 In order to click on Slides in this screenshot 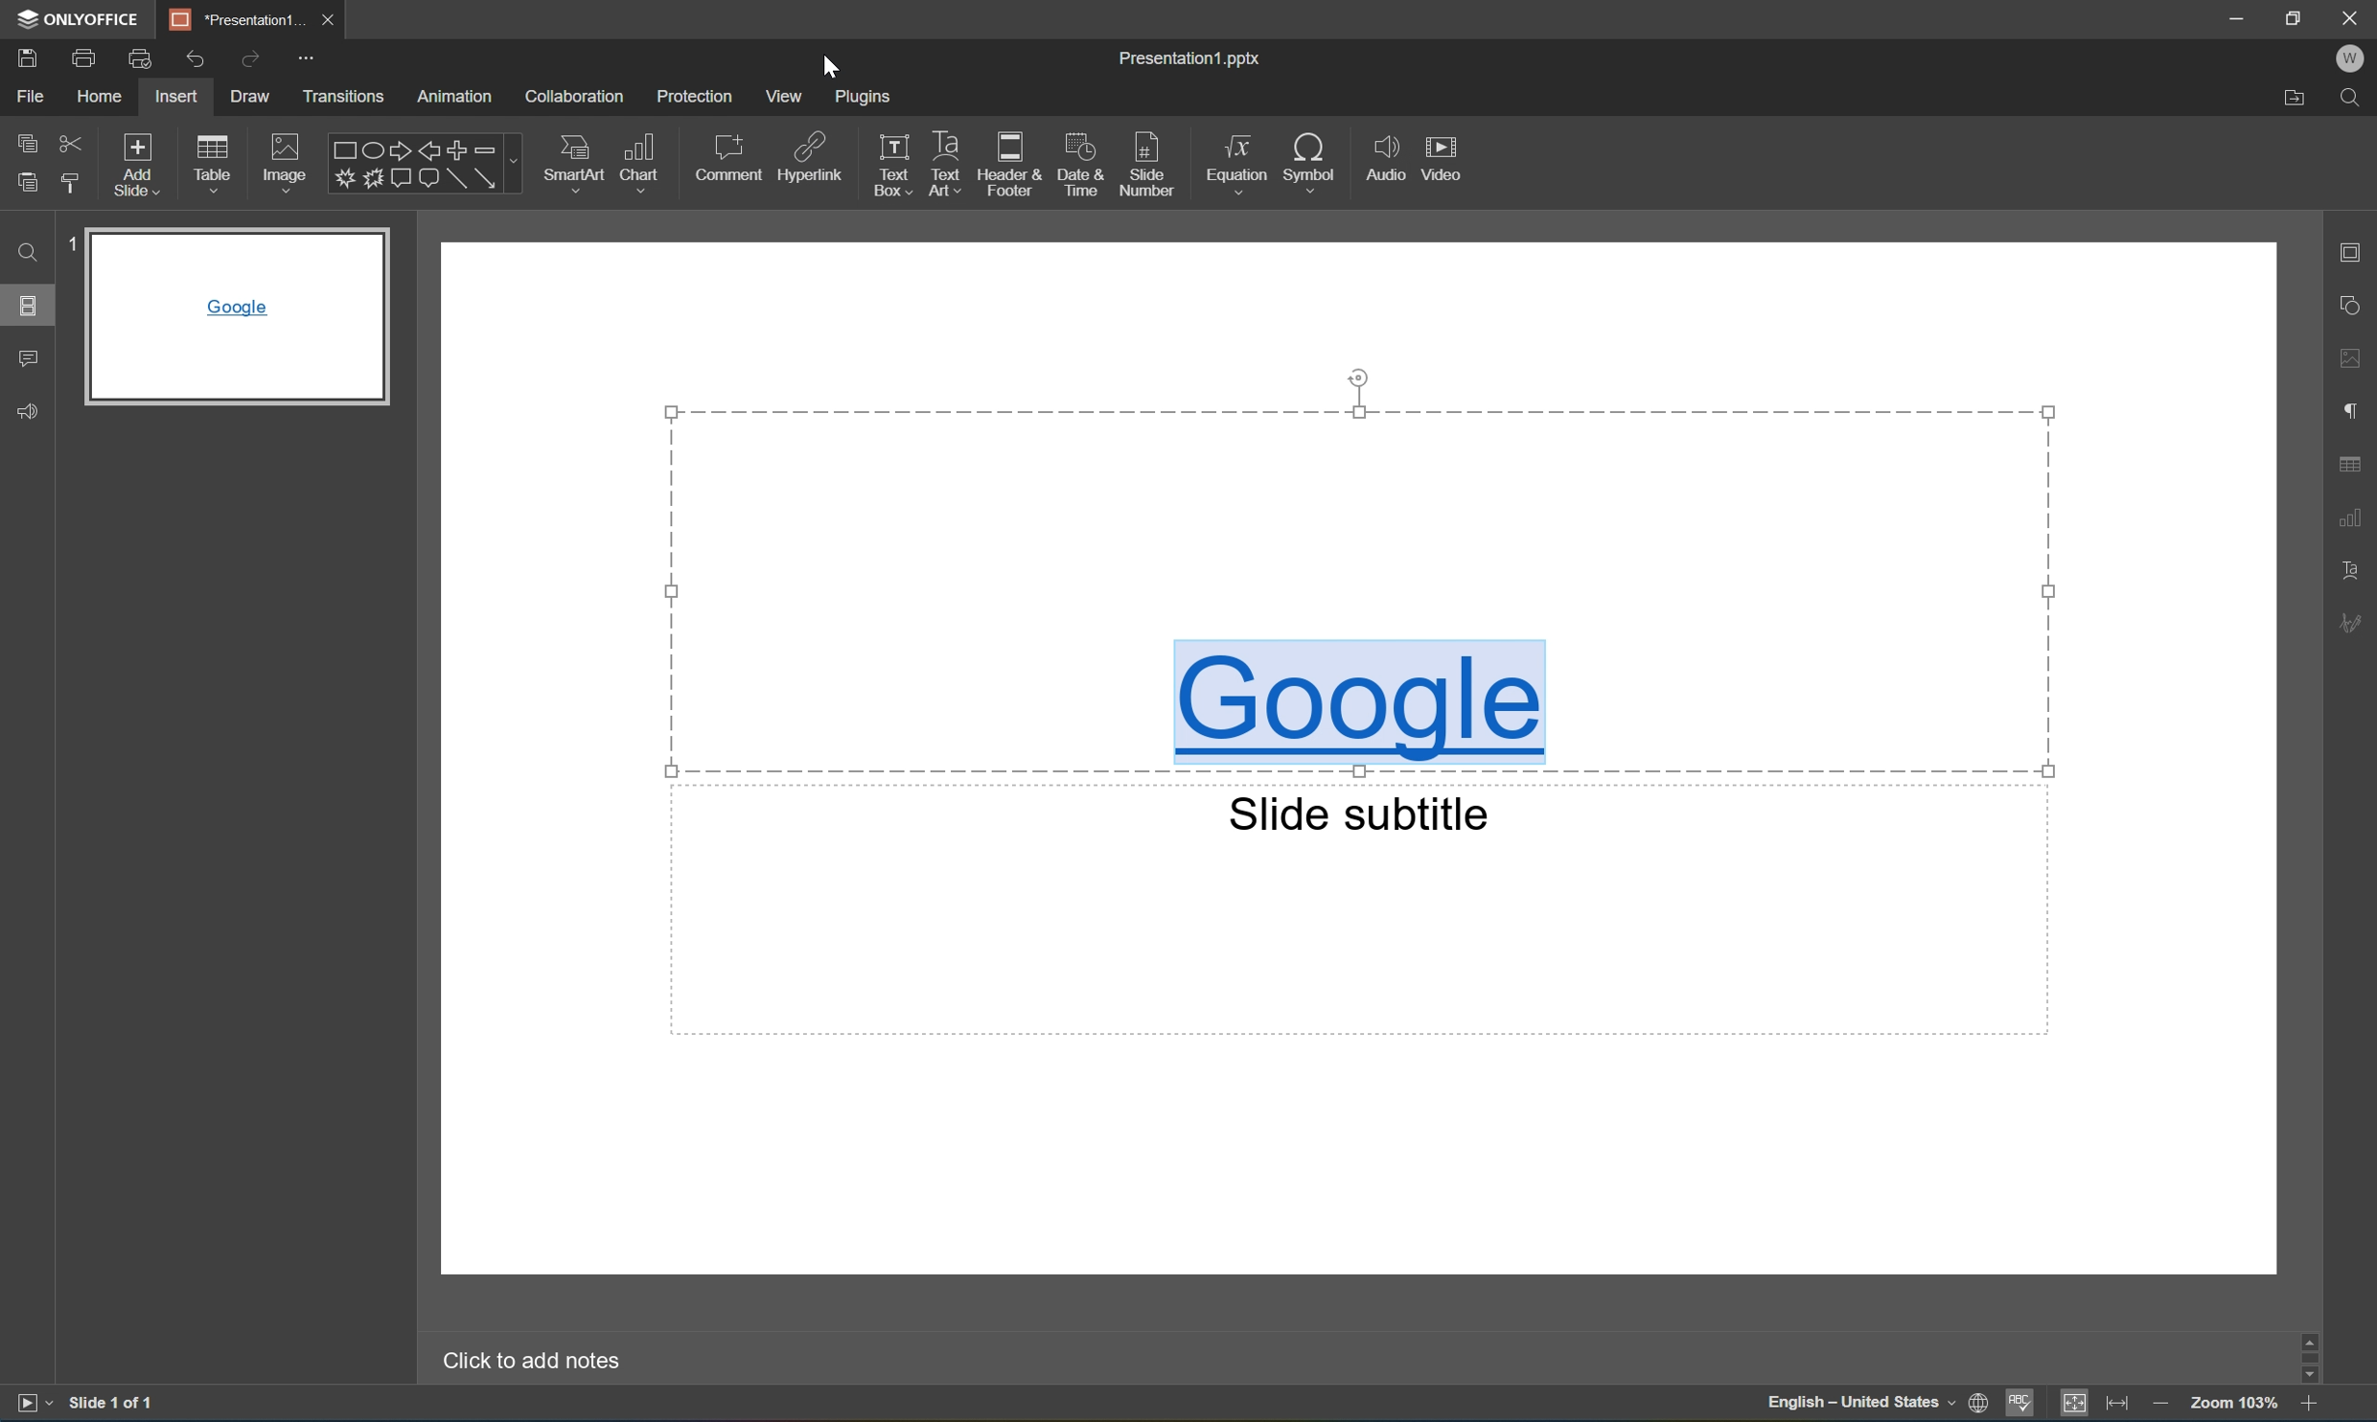, I will do `click(27, 304)`.